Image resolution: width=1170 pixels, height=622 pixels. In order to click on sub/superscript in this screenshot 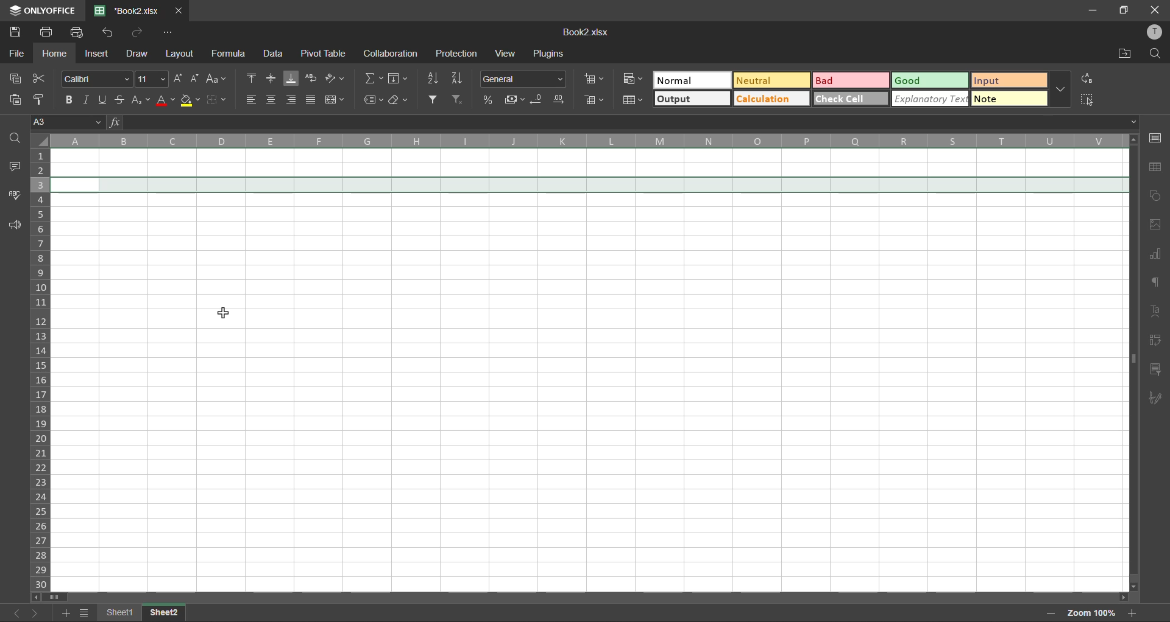, I will do `click(142, 98)`.